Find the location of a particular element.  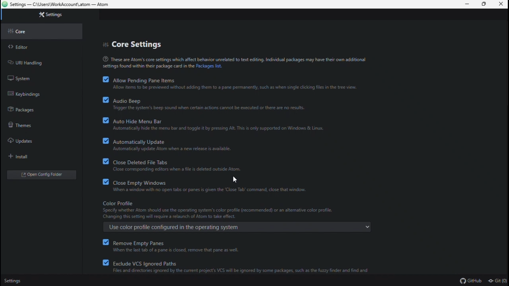

exclude VCS ignored paths is located at coordinates (245, 265).